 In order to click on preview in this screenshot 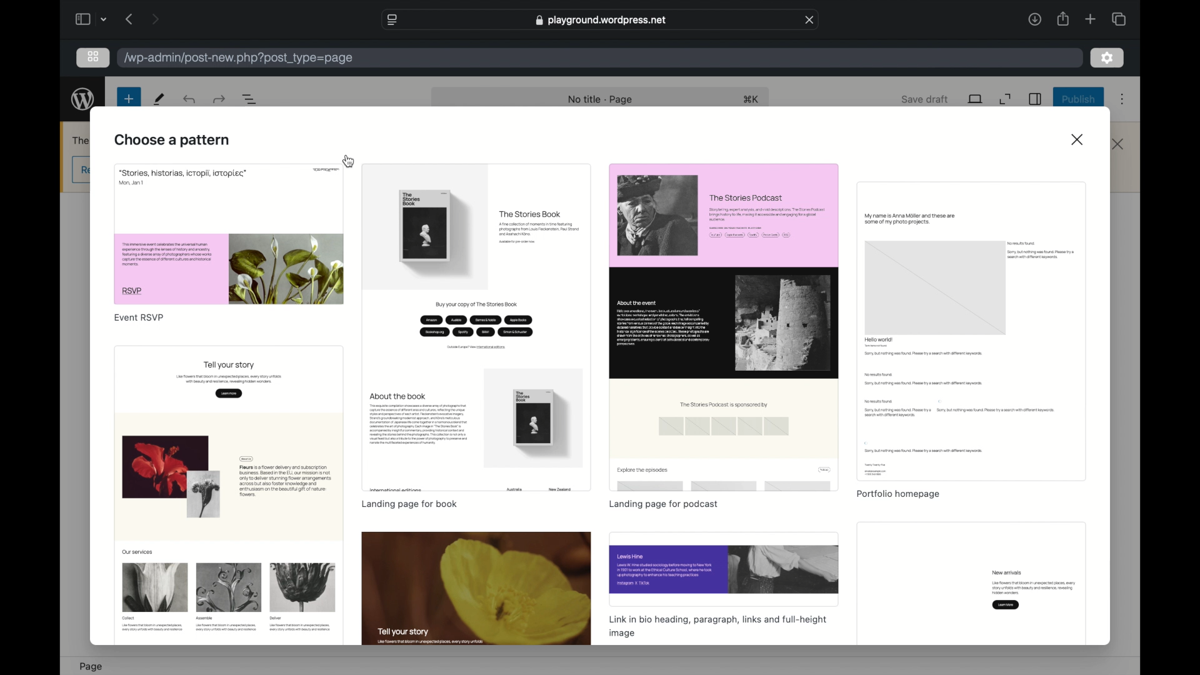, I will do `click(725, 568)`.